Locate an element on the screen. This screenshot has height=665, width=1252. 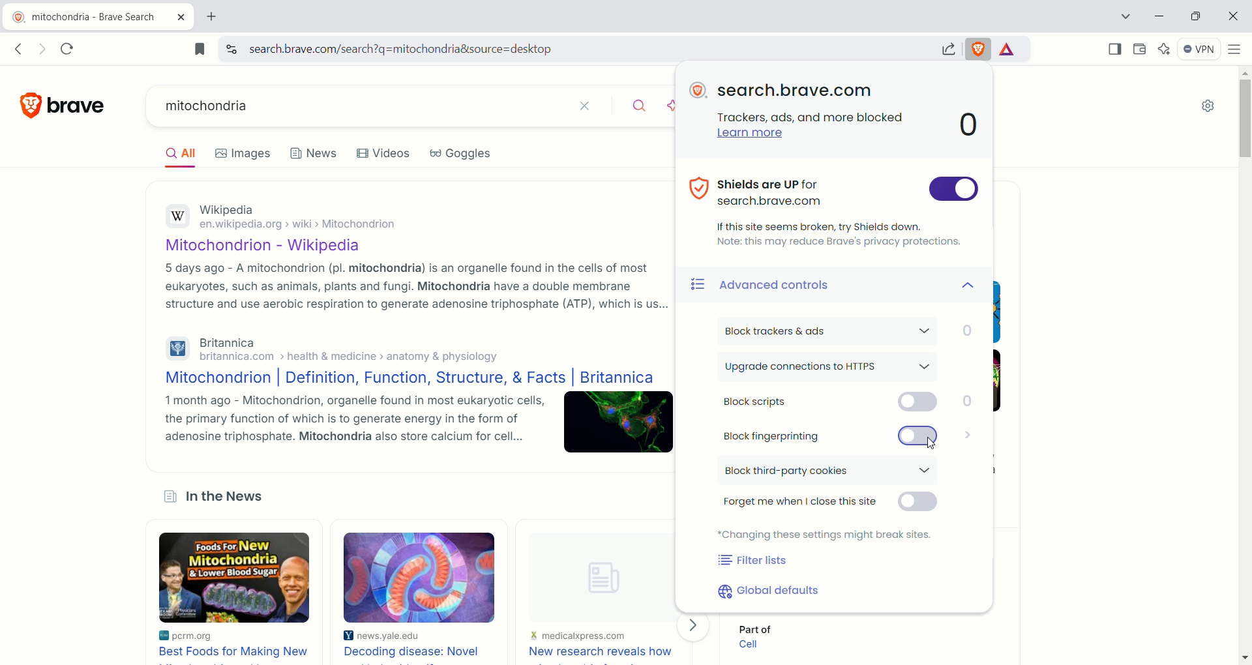
Close tab is located at coordinates (182, 18).